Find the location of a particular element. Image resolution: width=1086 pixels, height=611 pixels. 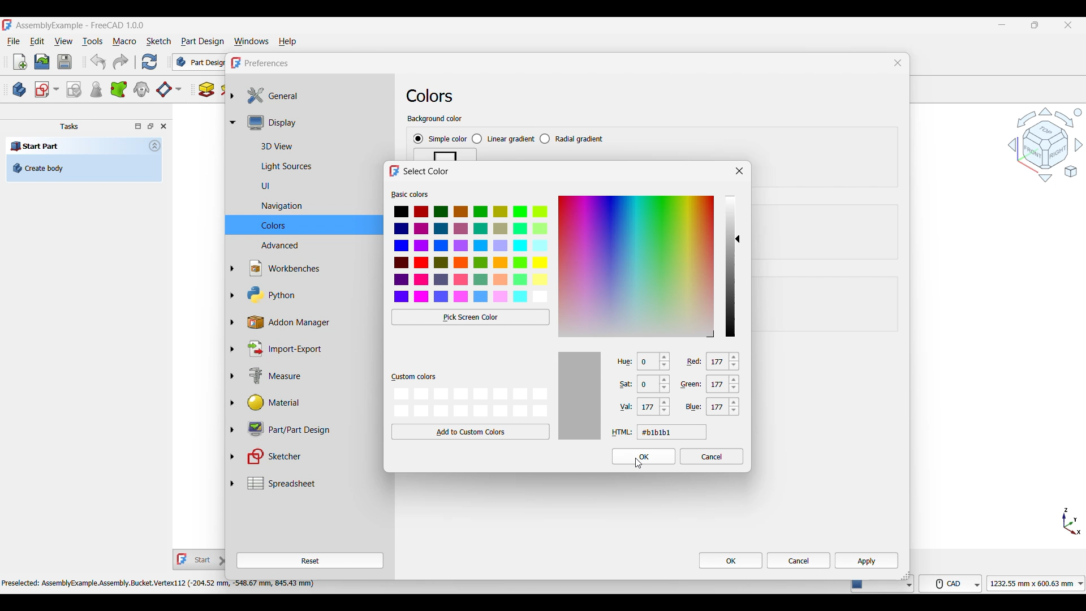

green is located at coordinates (693, 384).